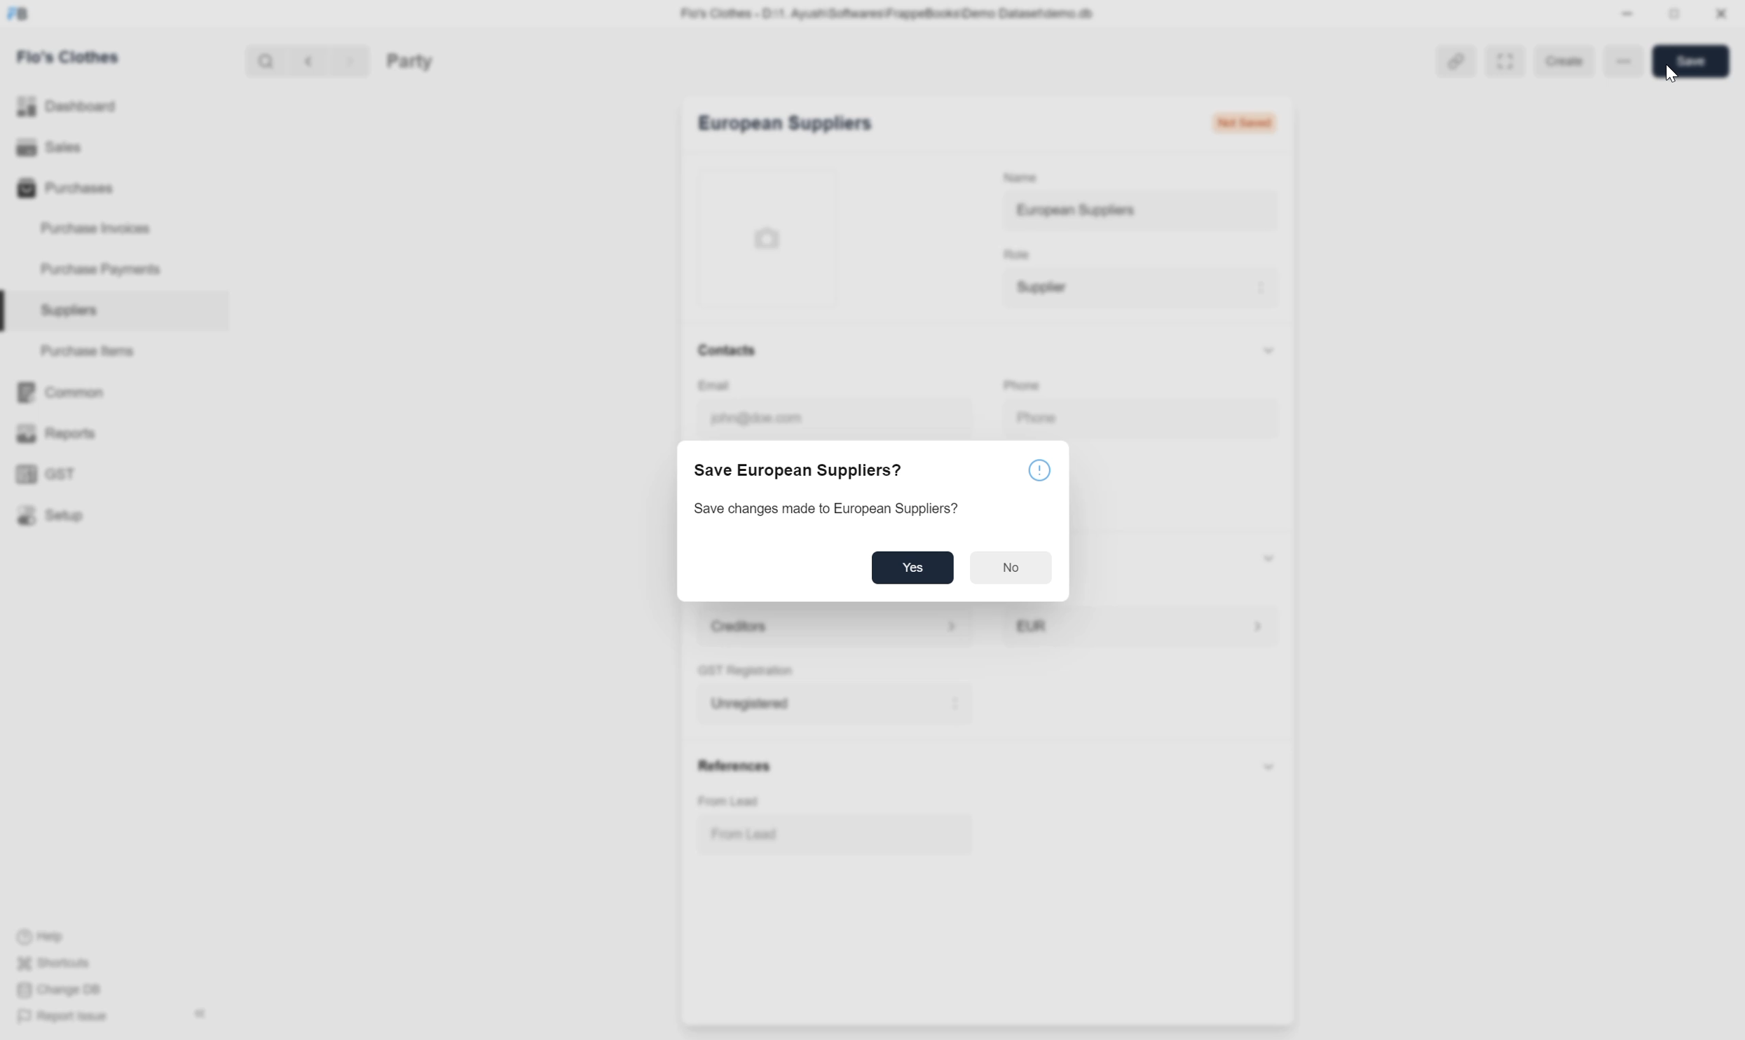 This screenshot has height=1040, width=1745. Describe the element at coordinates (69, 57) in the screenshot. I see `flo's clothes` at that location.